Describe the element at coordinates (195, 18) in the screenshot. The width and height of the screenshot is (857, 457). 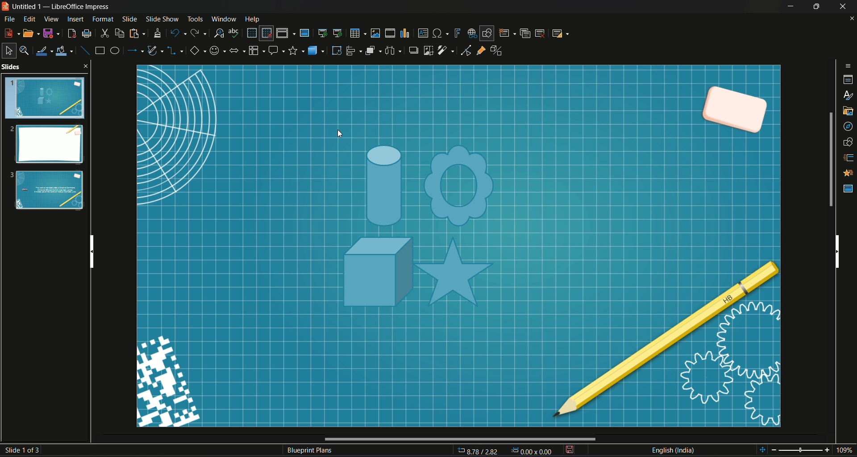
I see `Tools` at that location.